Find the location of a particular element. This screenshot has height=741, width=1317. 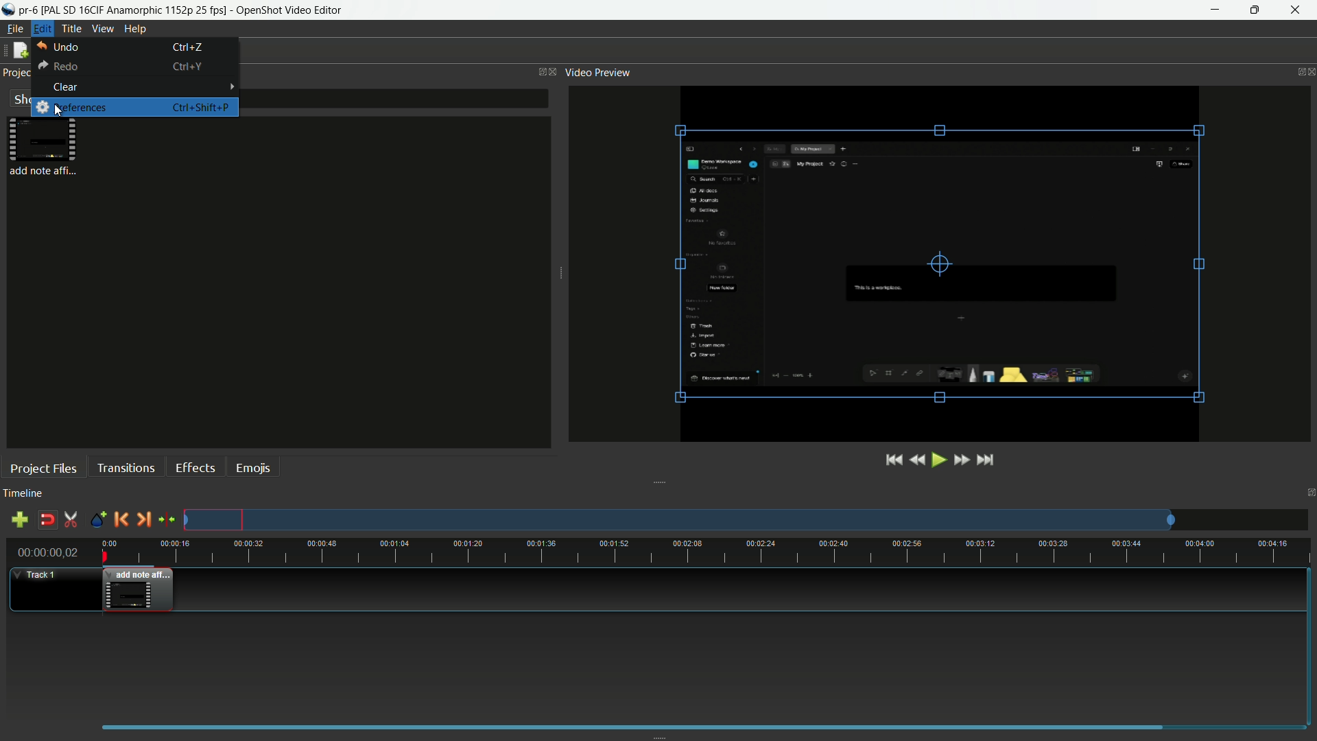

redo is located at coordinates (56, 67).